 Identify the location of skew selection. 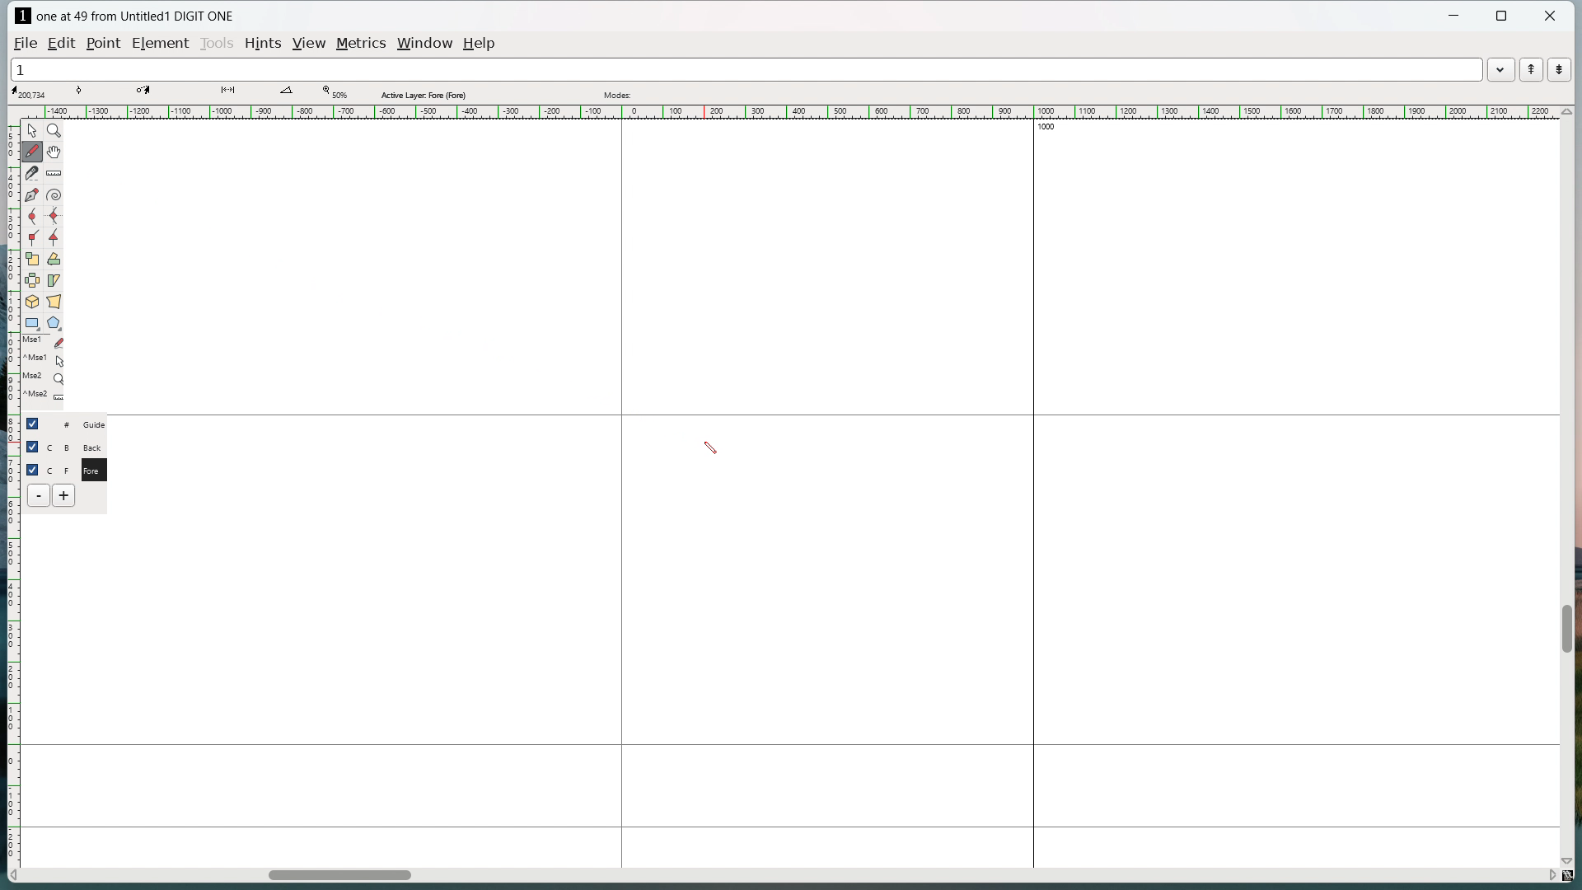
(54, 280).